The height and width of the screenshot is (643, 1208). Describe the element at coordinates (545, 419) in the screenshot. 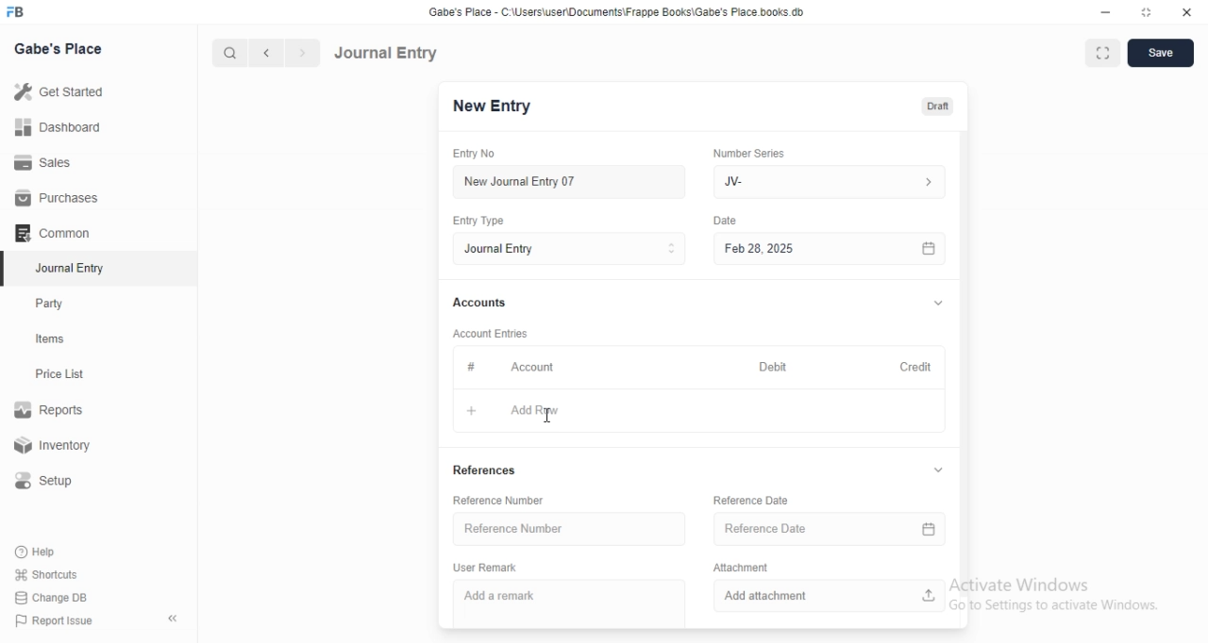

I see `cursor` at that location.